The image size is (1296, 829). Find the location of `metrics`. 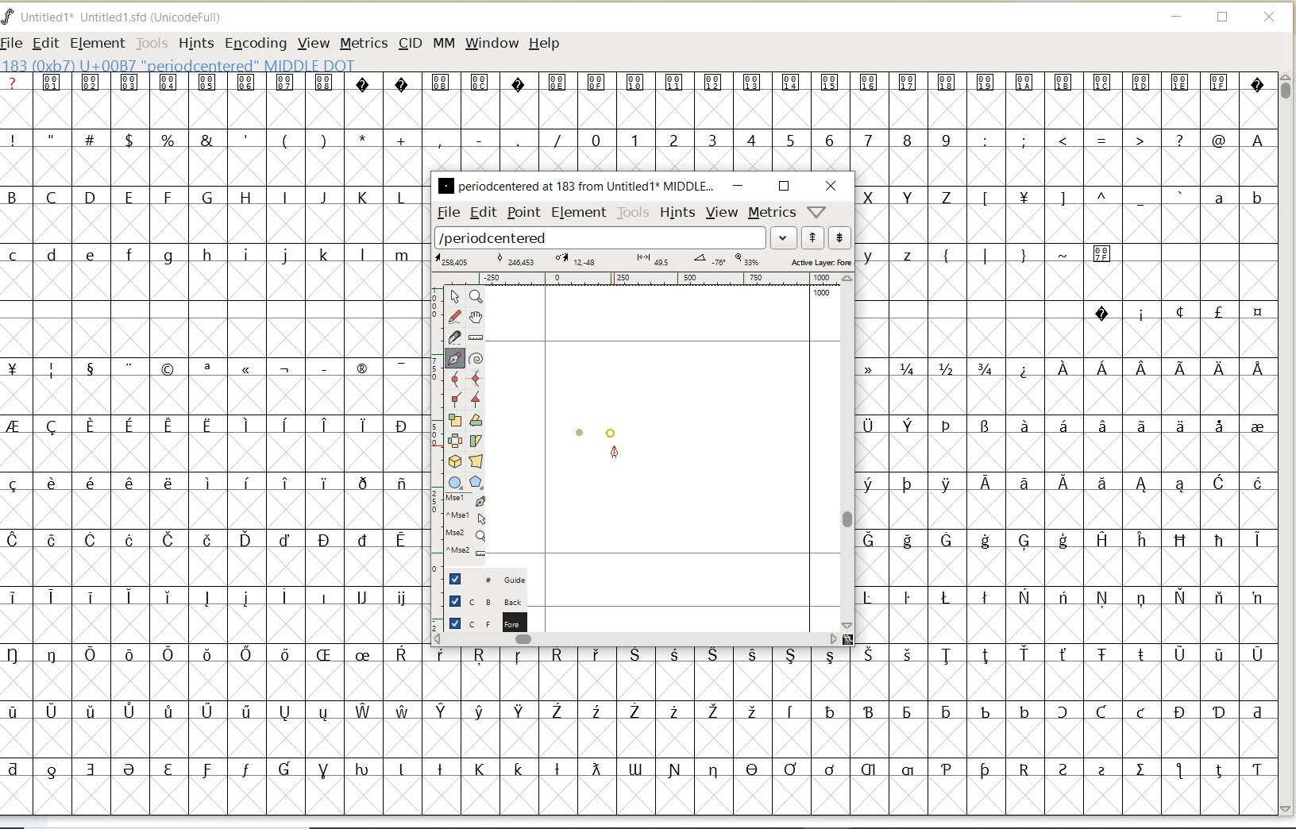

metrics is located at coordinates (773, 213).